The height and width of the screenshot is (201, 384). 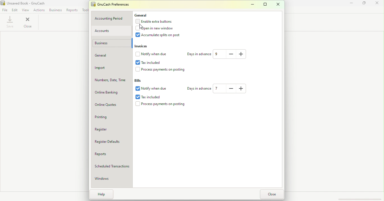 What do you see at coordinates (351, 4) in the screenshot?
I see `Minimize` at bounding box center [351, 4].